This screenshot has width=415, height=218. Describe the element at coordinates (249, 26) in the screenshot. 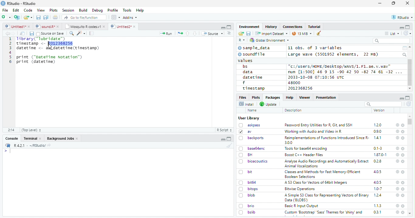

I see `Environment` at that location.